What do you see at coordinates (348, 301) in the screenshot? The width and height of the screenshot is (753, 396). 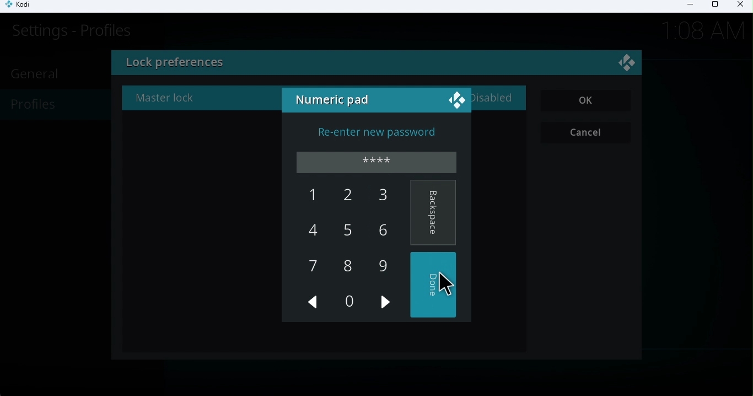 I see `0` at bounding box center [348, 301].